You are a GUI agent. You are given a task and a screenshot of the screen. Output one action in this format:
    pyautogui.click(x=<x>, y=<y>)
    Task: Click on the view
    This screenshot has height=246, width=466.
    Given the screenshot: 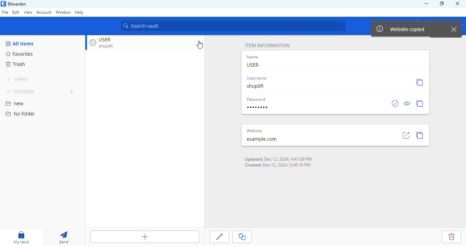 What is the action you would take?
    pyautogui.click(x=28, y=12)
    